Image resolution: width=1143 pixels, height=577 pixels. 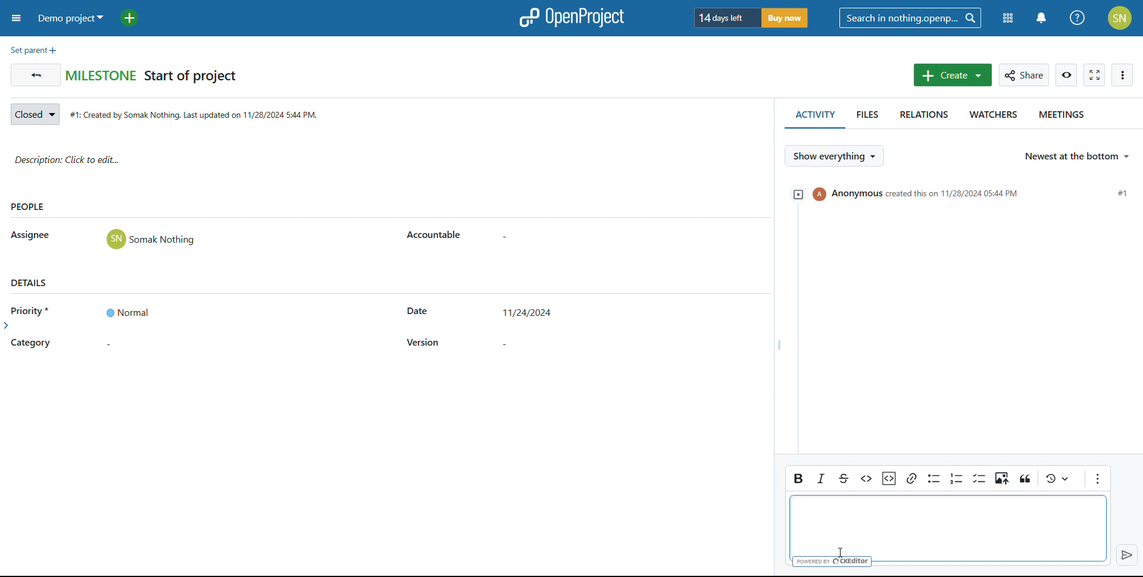 I want to click on start of project, so click(x=191, y=77).